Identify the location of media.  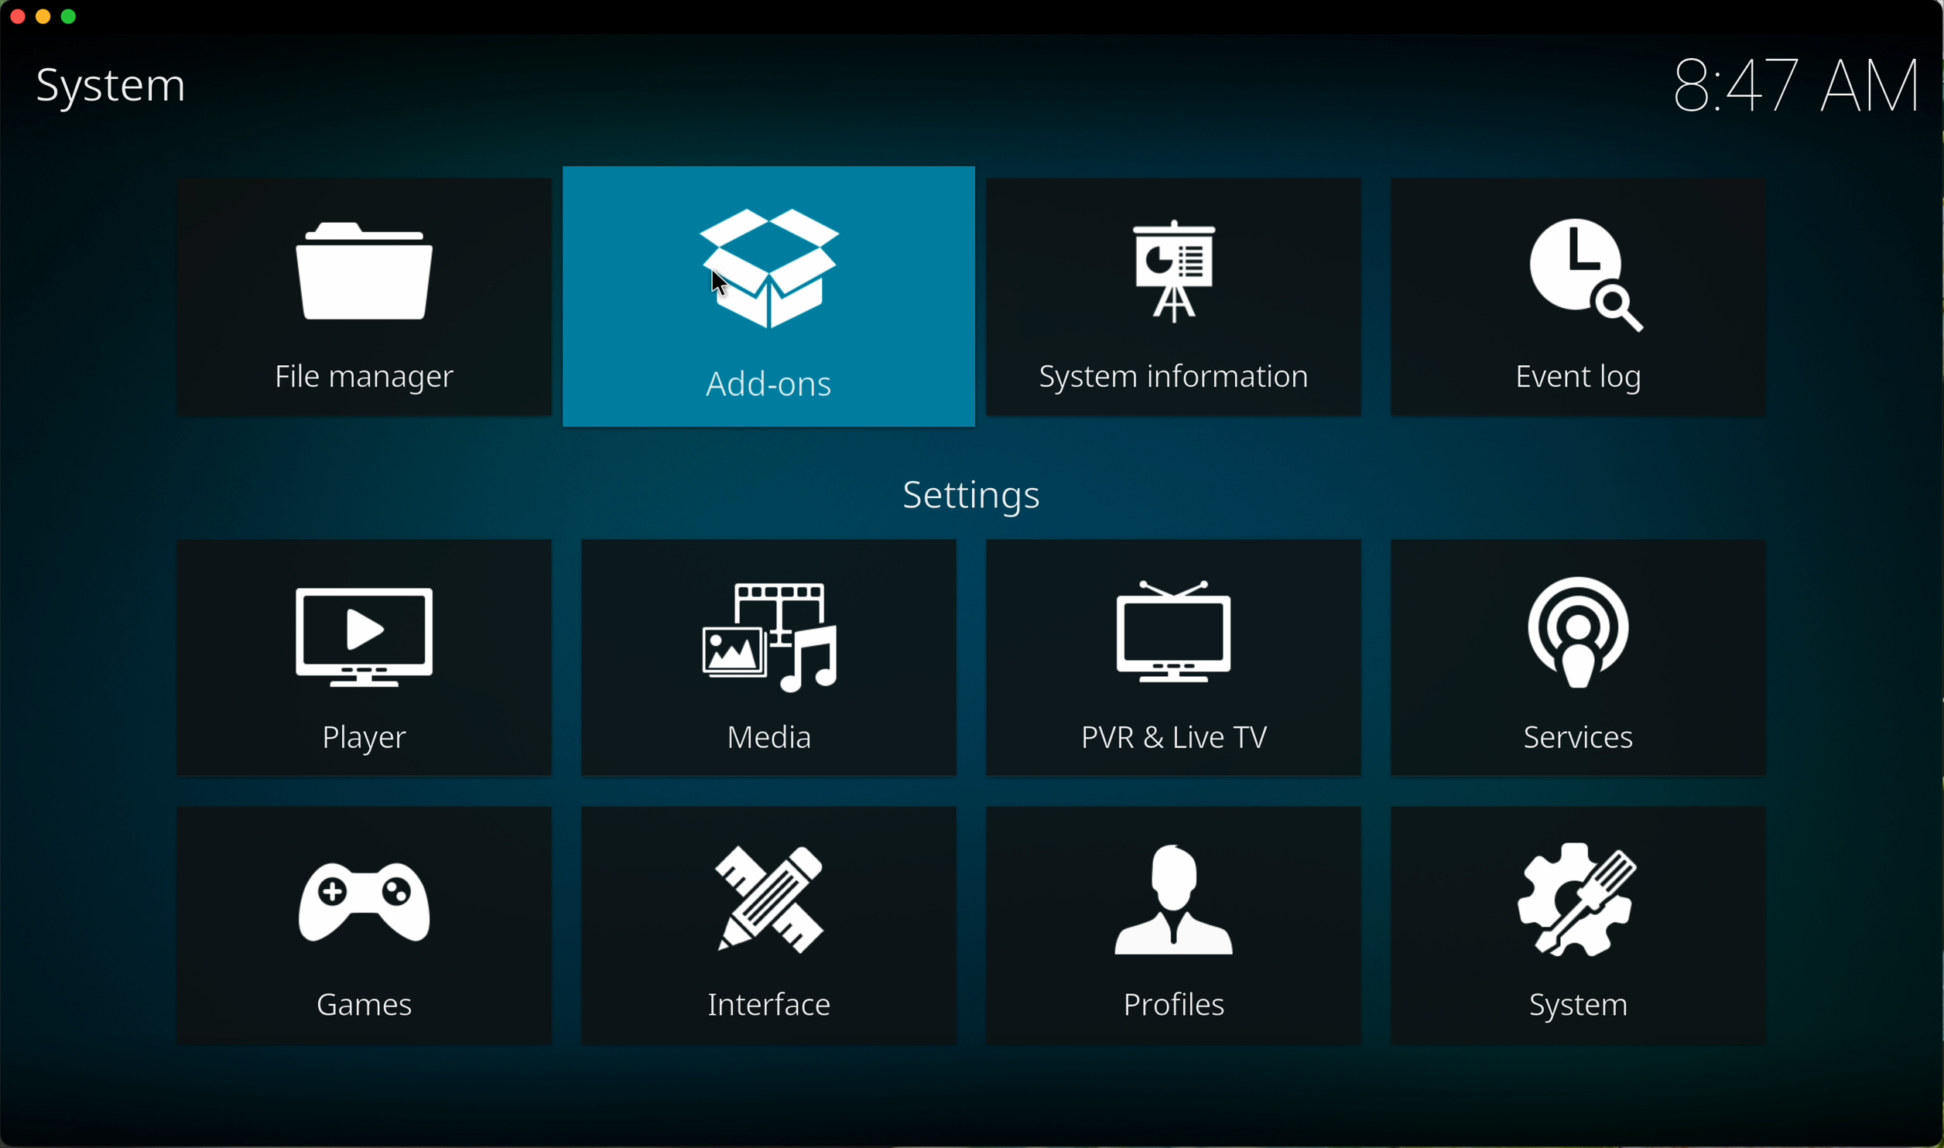
(769, 659).